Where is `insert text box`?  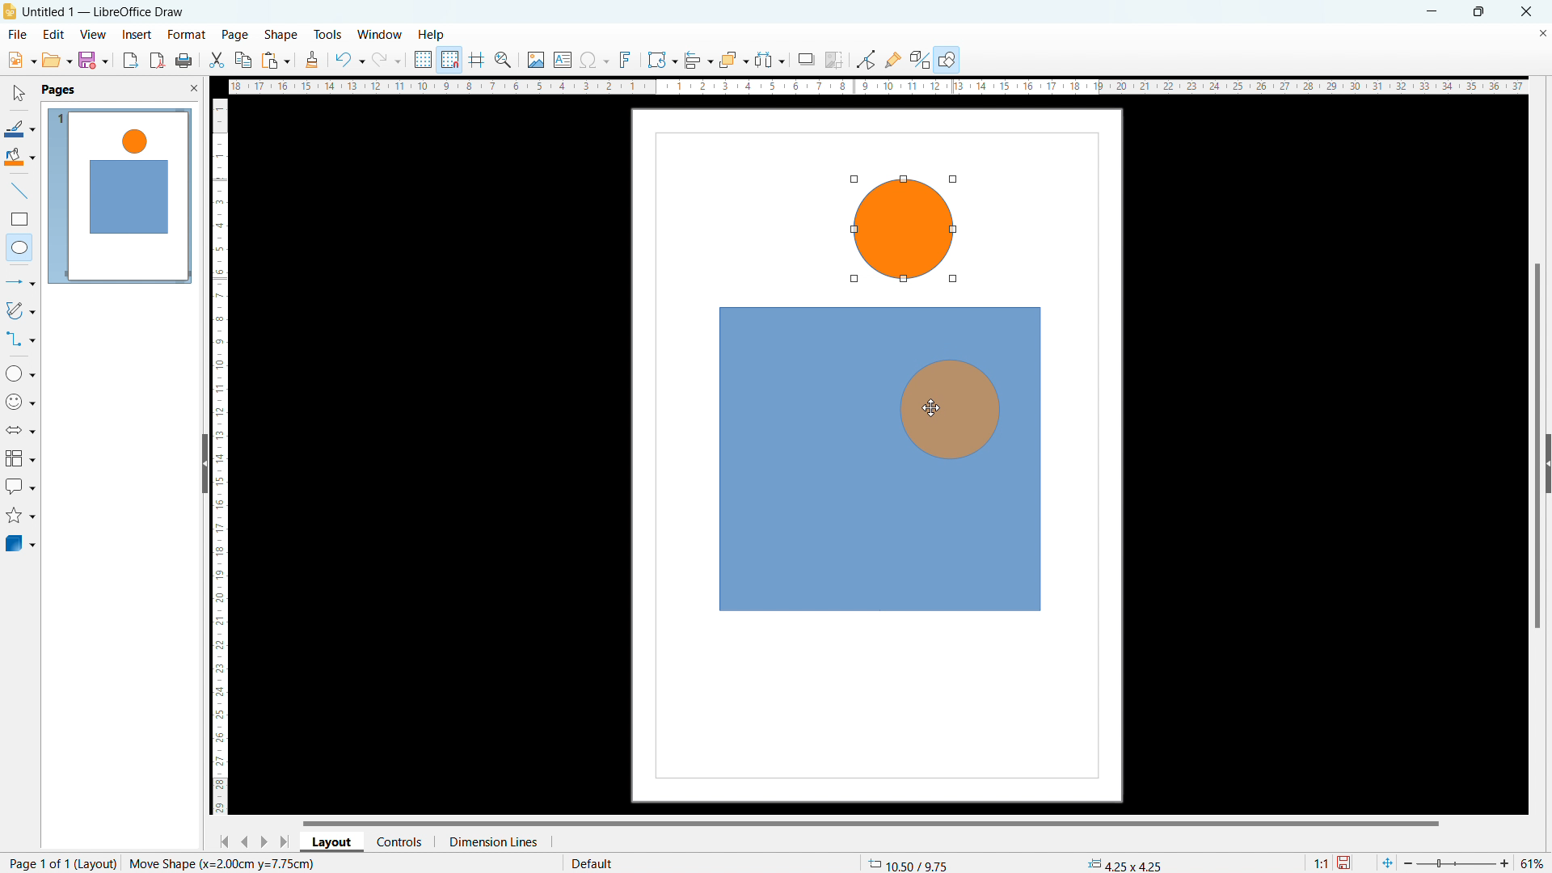
insert text box is located at coordinates (563, 59).